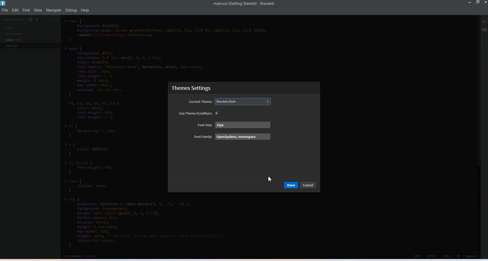 The height and width of the screenshot is (261, 488). What do you see at coordinates (485, 29) in the screenshot?
I see `Extension Manager` at bounding box center [485, 29].